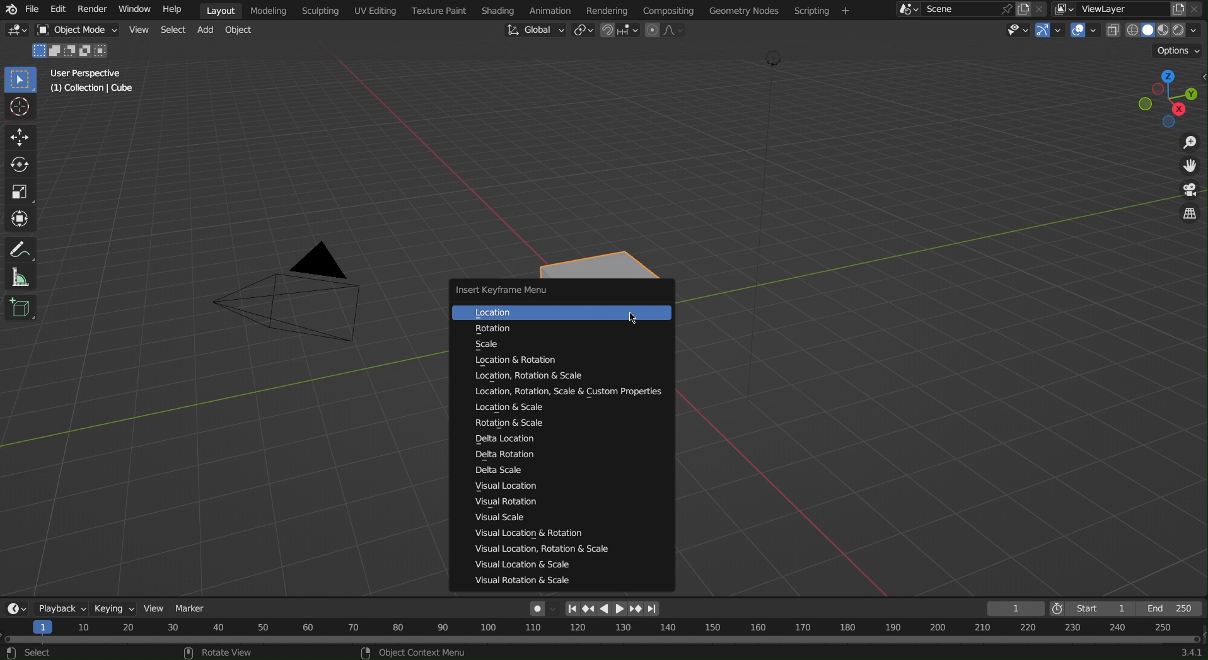 This screenshot has height=660, width=1208. What do you see at coordinates (438, 11) in the screenshot?
I see `Texture Paint` at bounding box center [438, 11].